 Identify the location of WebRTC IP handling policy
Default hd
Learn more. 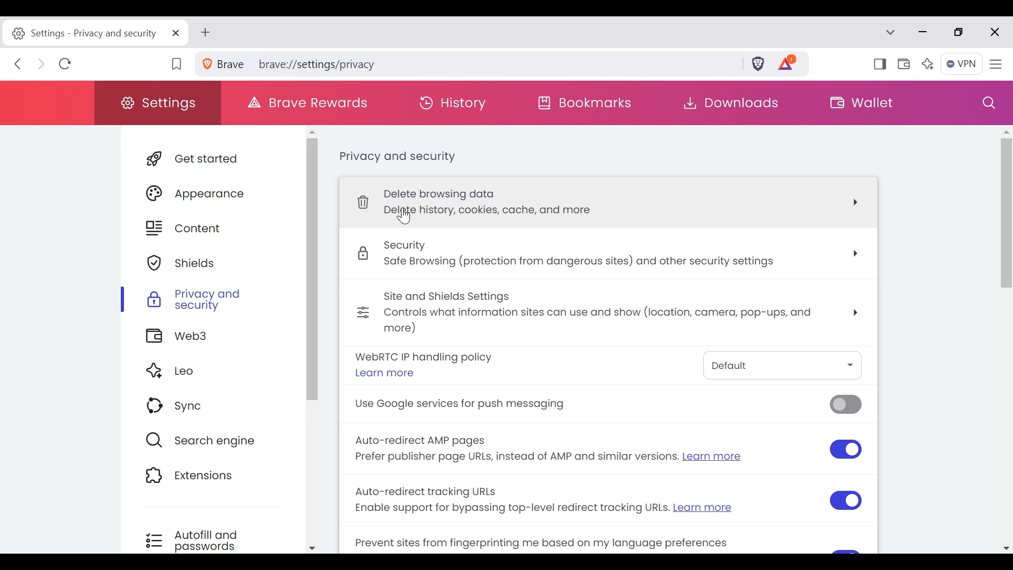
(605, 367).